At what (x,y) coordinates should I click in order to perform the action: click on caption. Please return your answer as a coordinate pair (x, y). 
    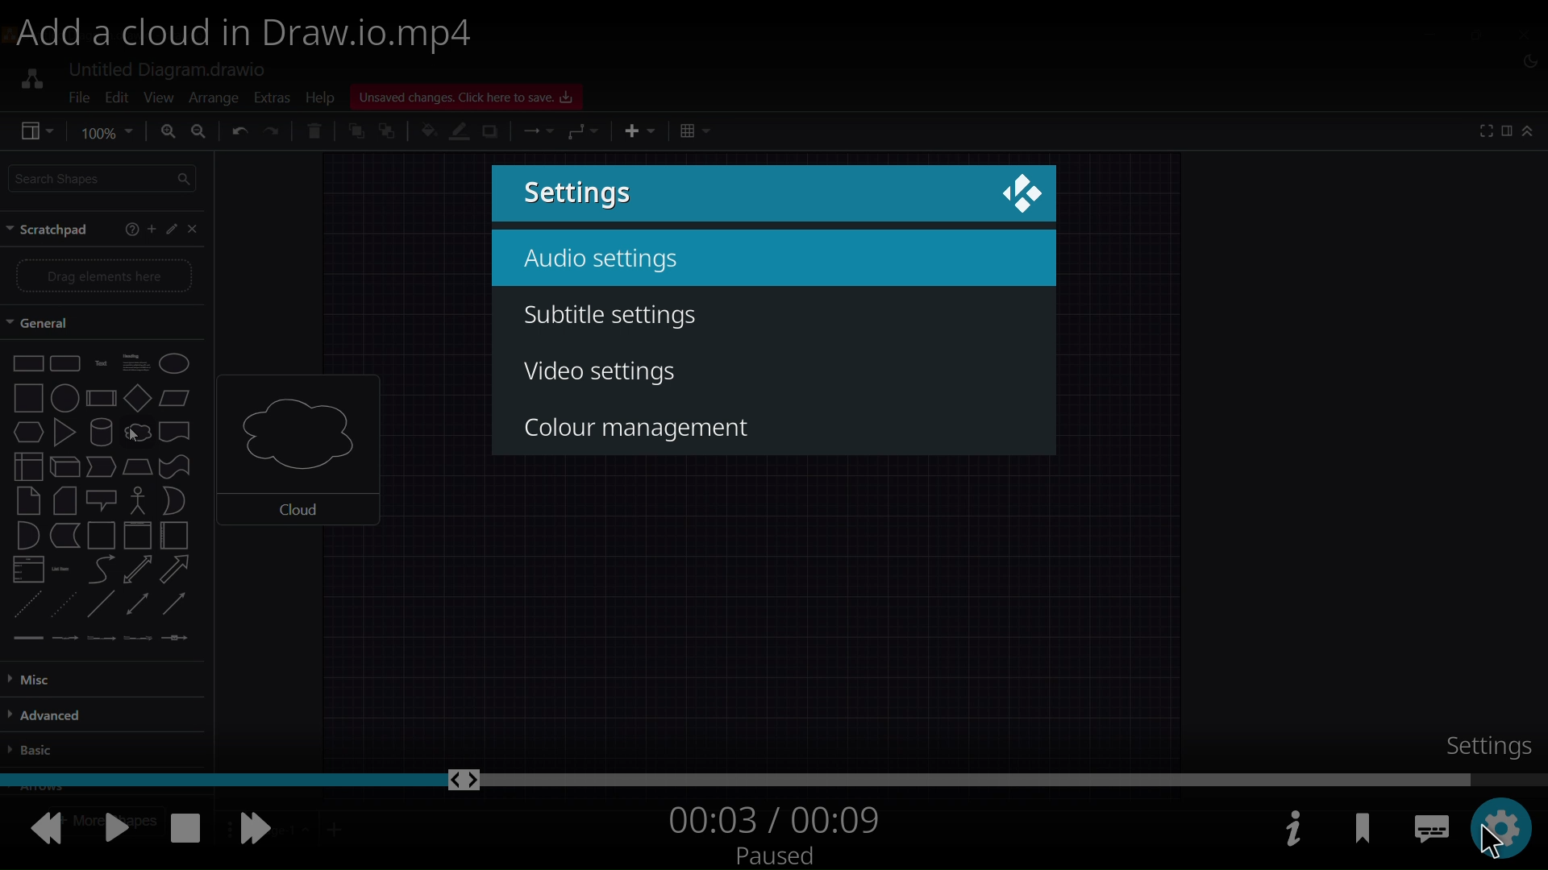
    Looking at the image, I should click on (1430, 821).